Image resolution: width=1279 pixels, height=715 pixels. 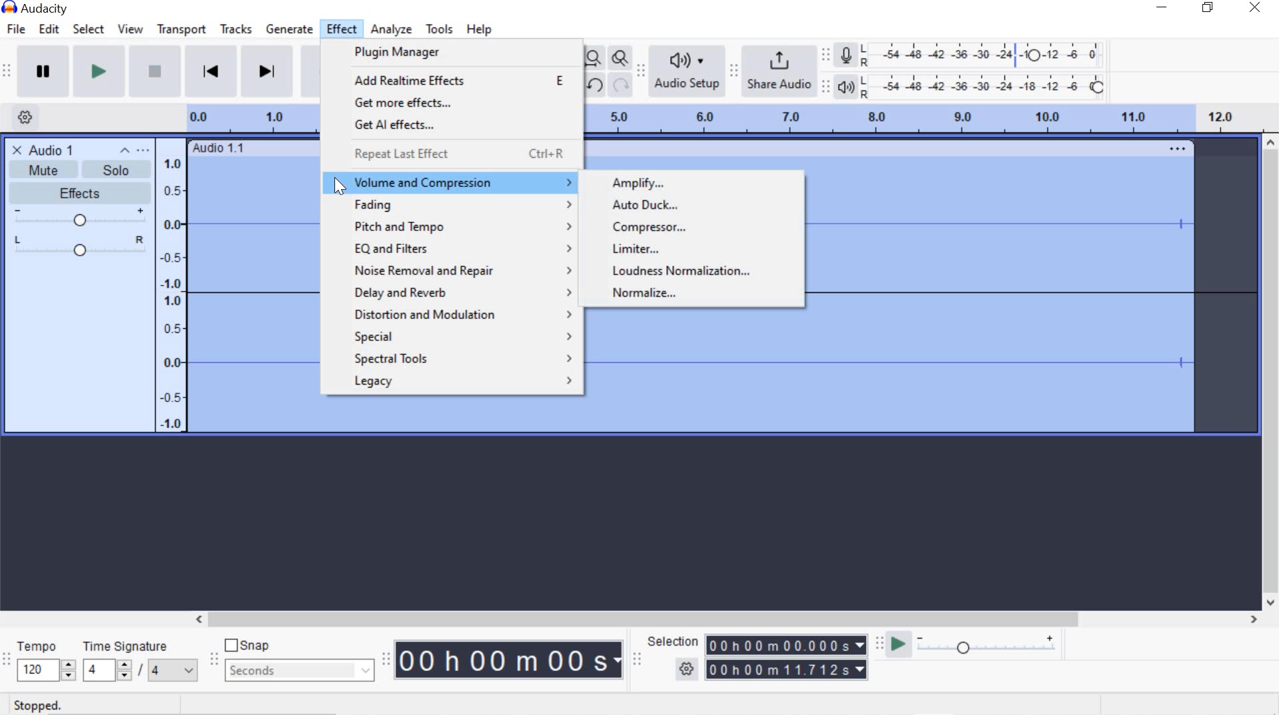 What do you see at coordinates (181, 29) in the screenshot?
I see `transport` at bounding box center [181, 29].